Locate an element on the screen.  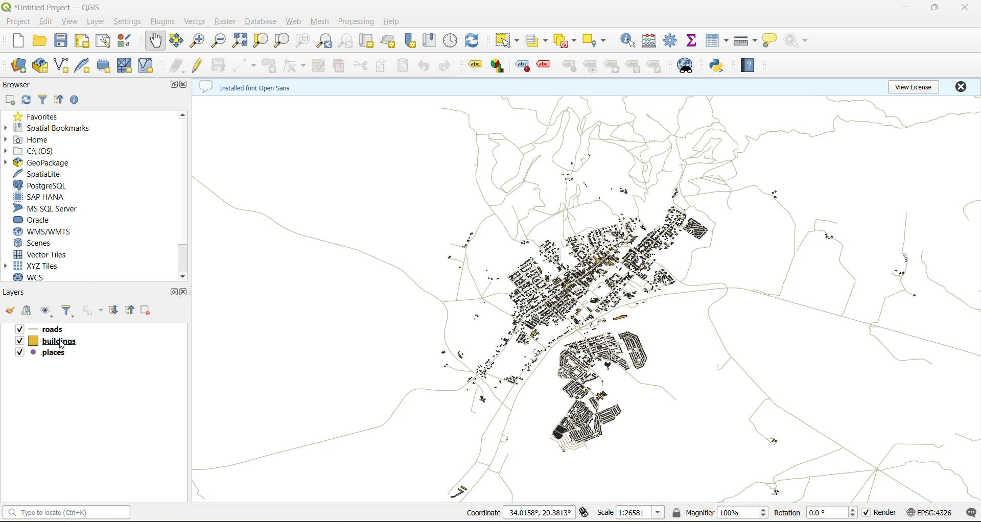
cut is located at coordinates (358, 65).